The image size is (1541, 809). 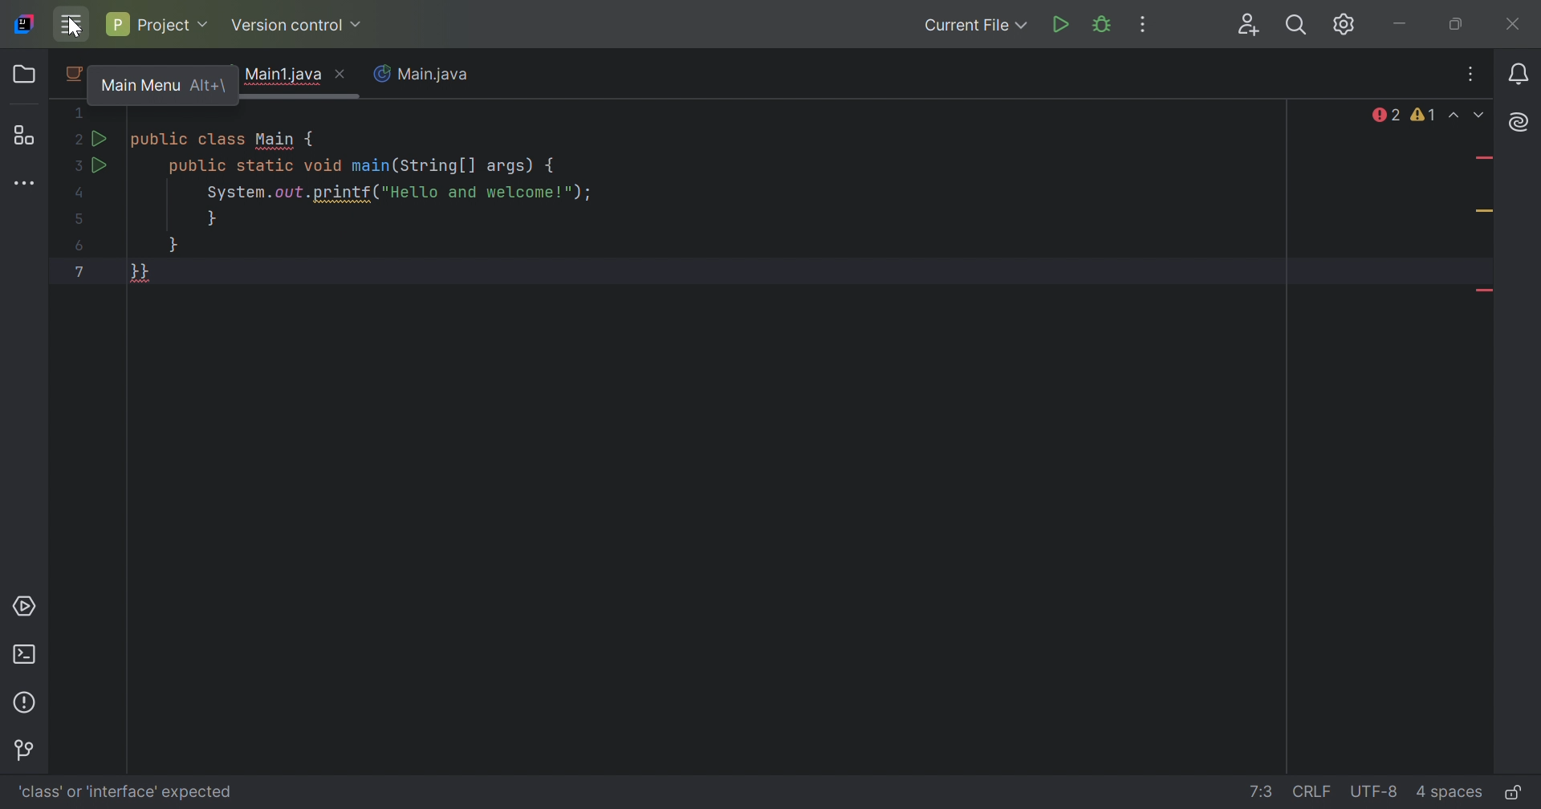 What do you see at coordinates (25, 184) in the screenshot?
I see `More tool windows` at bounding box center [25, 184].